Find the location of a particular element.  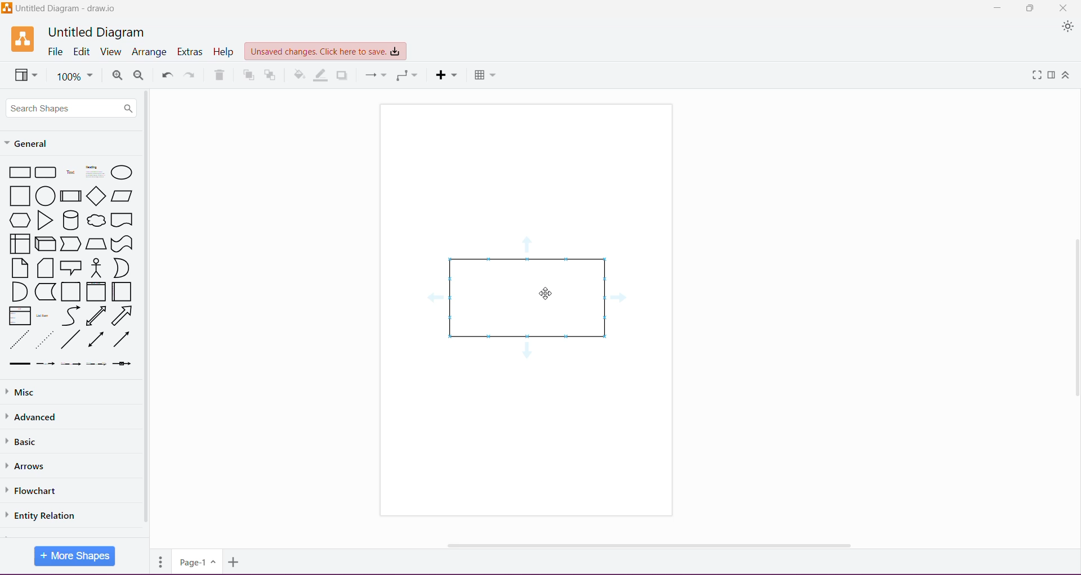

Arrows is located at coordinates (27, 465).